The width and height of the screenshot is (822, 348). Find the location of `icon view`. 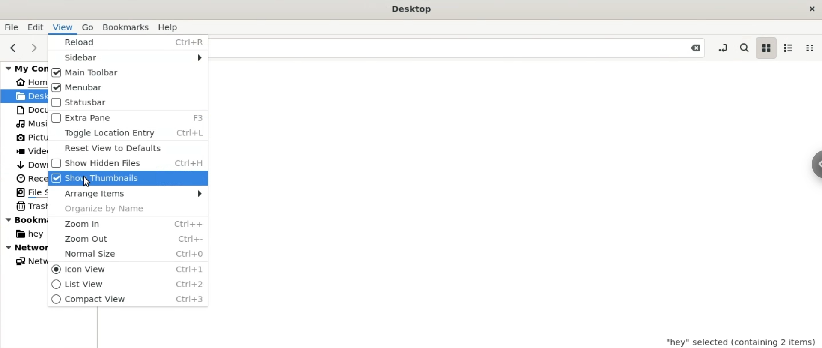

icon view is located at coordinates (767, 48).